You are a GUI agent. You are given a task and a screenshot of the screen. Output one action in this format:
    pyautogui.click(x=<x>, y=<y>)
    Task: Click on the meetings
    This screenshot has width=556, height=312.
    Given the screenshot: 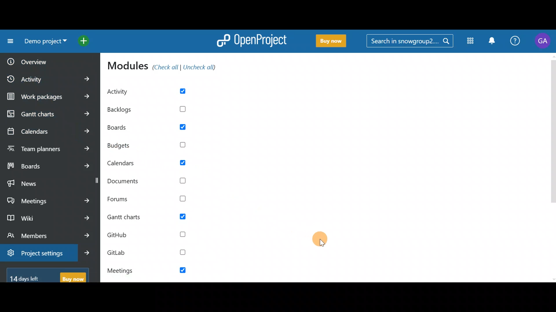 What is the action you would take?
    pyautogui.click(x=147, y=271)
    